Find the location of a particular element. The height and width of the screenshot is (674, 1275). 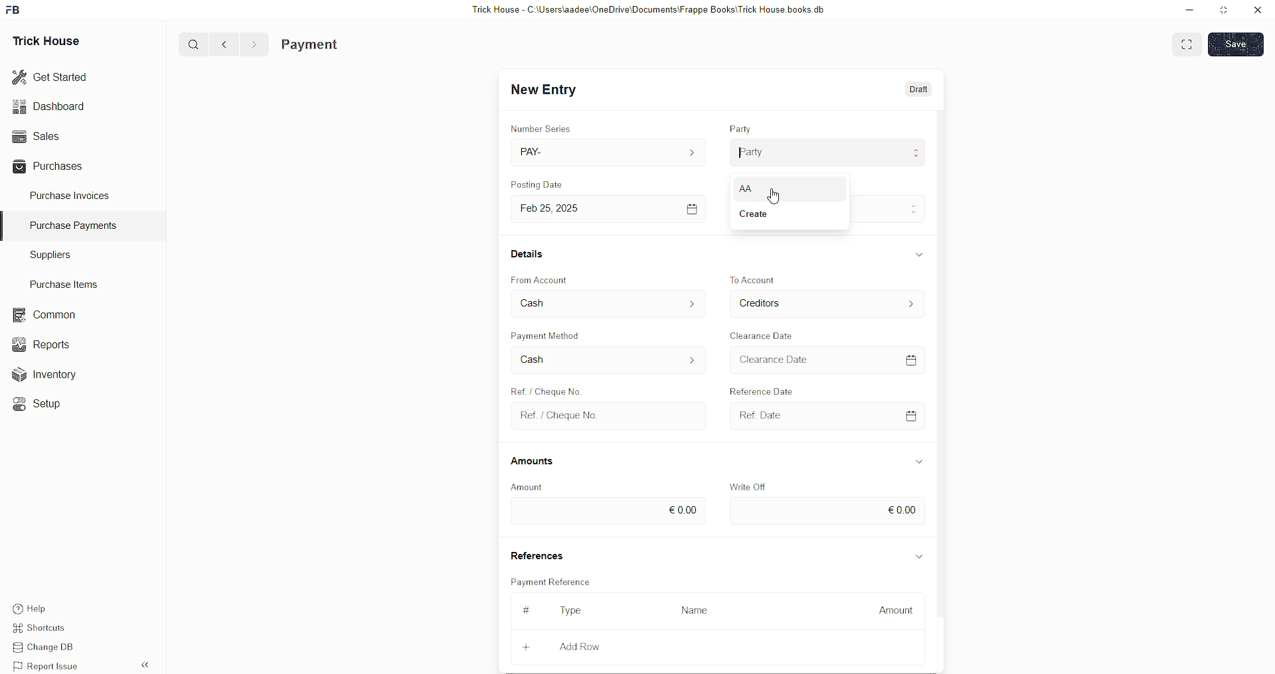

New Entry is located at coordinates (547, 90).